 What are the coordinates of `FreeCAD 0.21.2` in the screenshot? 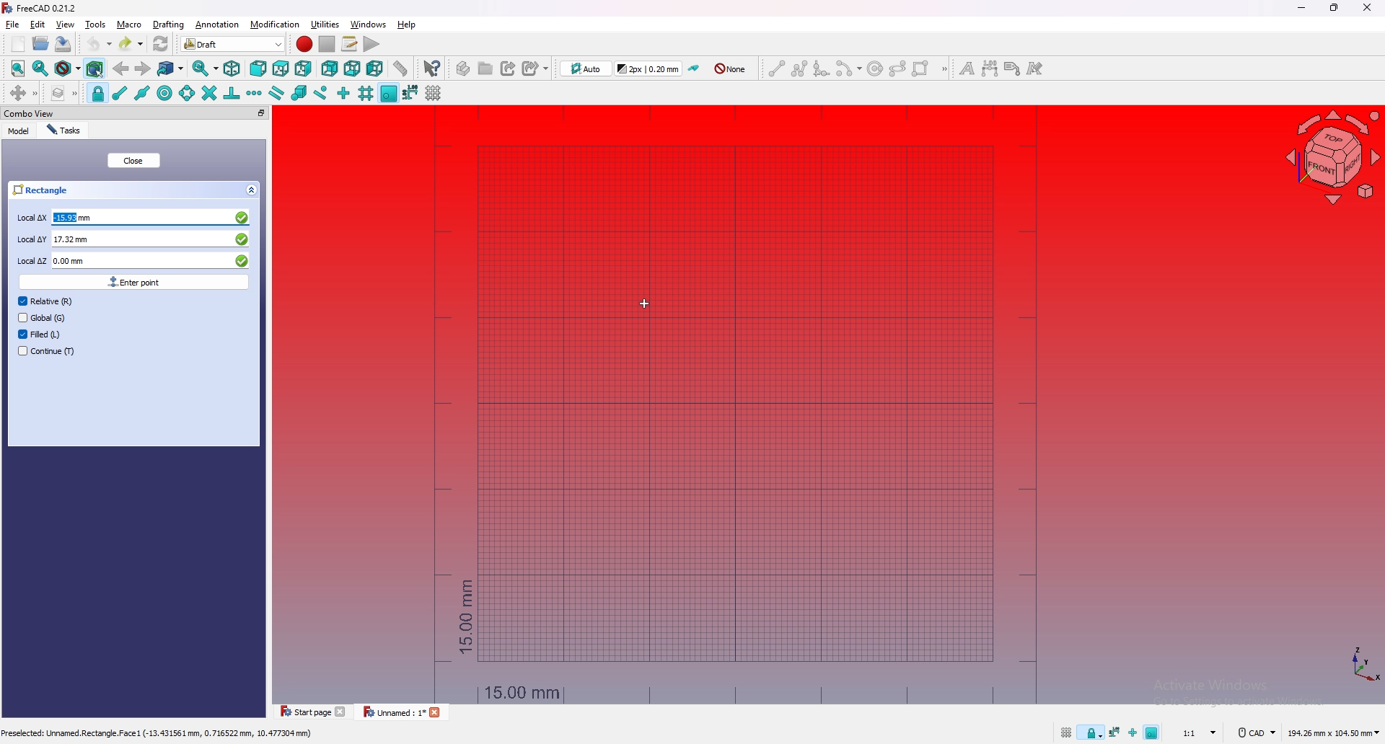 It's located at (40, 8).